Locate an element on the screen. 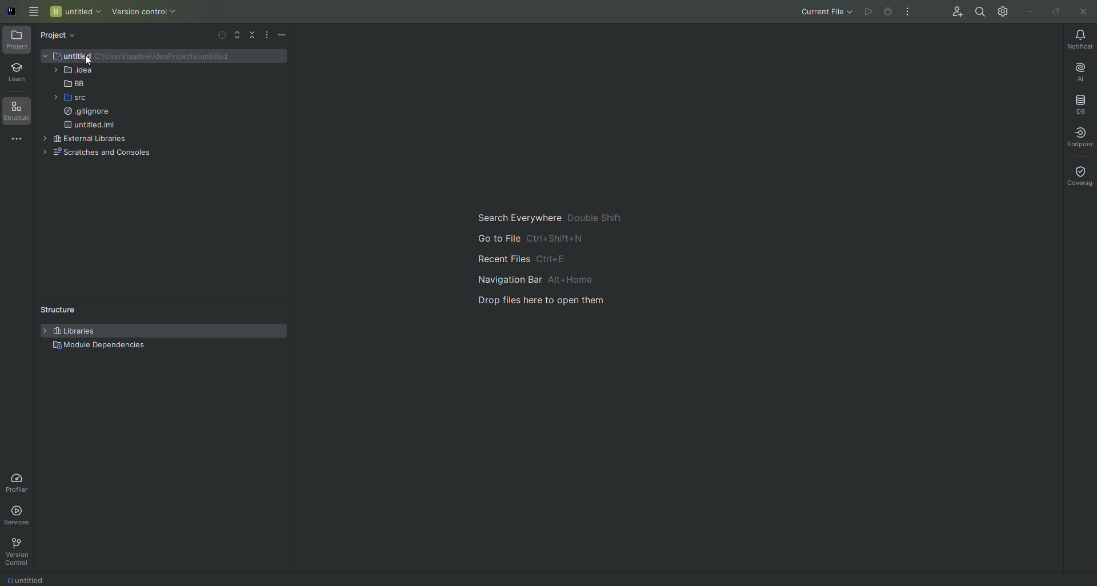  Notifications is located at coordinates (1076, 39).